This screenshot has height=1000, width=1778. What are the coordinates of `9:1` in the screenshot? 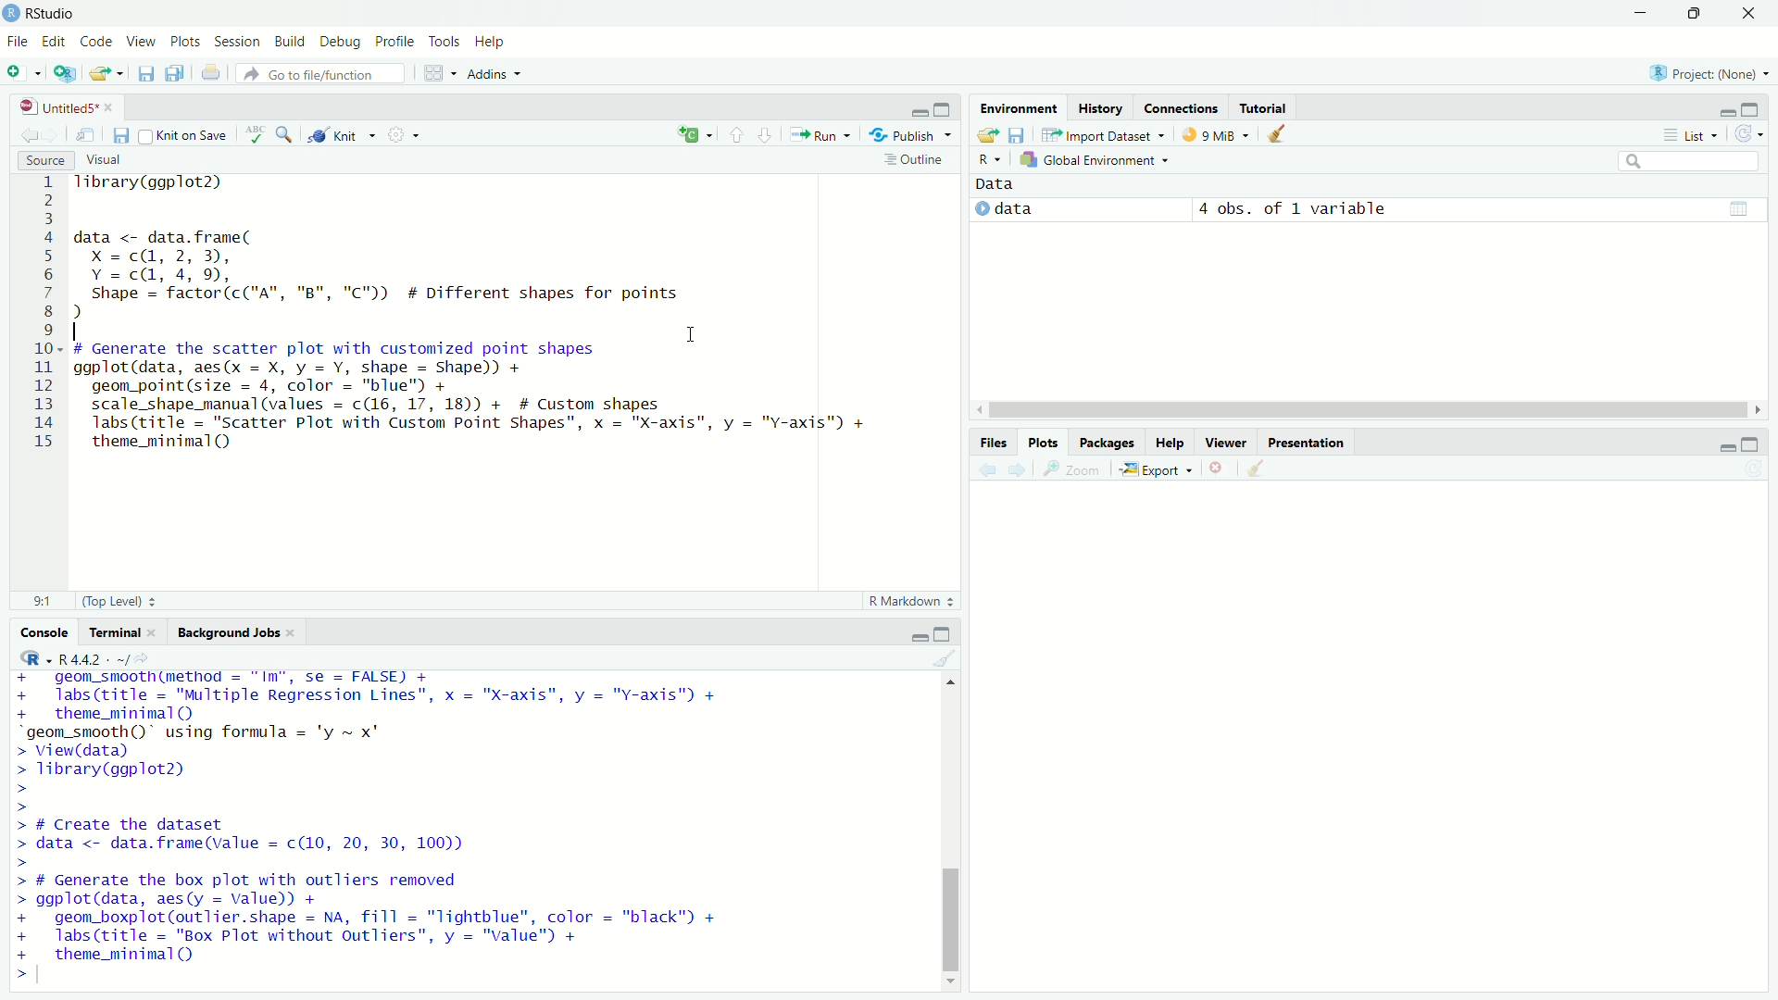 It's located at (41, 601).